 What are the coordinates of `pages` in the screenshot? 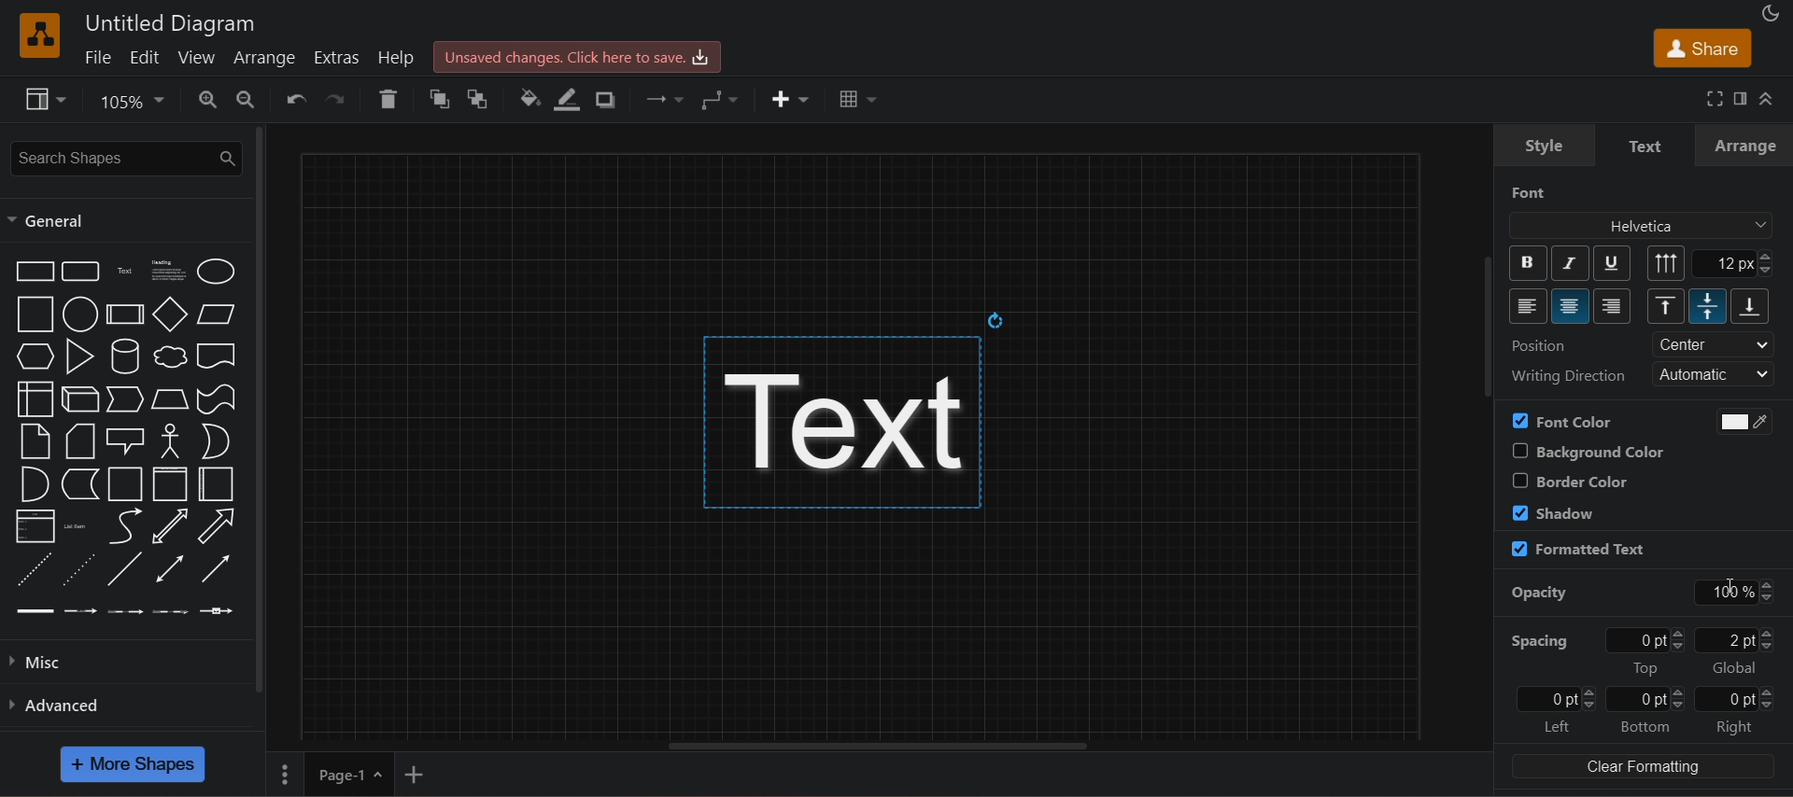 It's located at (282, 773).